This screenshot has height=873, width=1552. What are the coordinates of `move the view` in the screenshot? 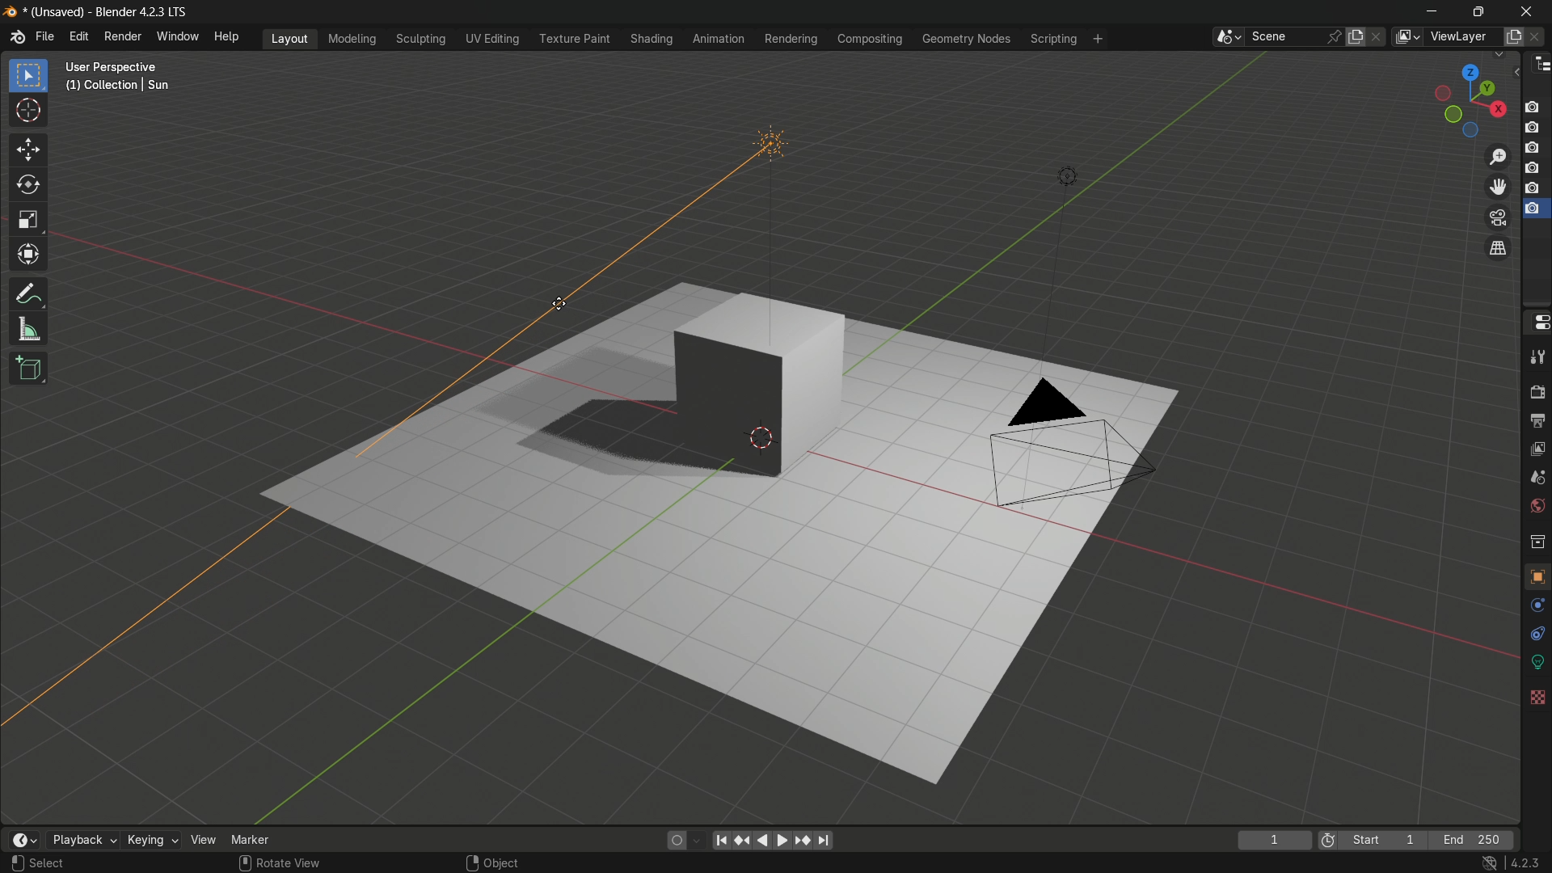 It's located at (1498, 186).